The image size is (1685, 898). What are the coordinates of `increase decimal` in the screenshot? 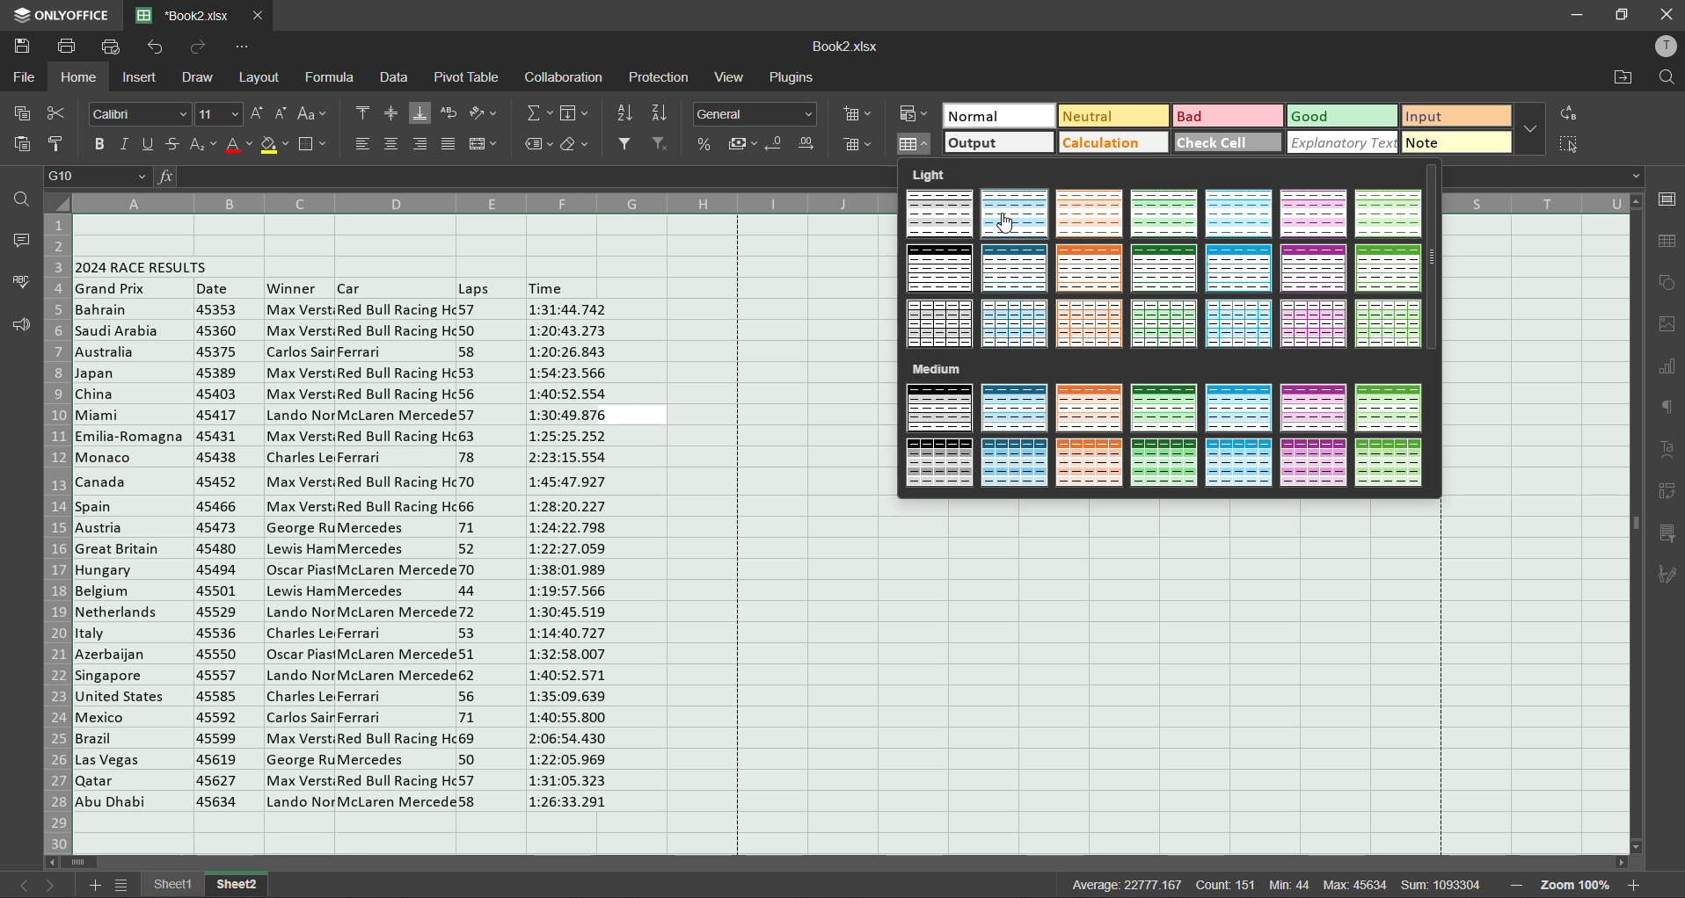 It's located at (808, 146).